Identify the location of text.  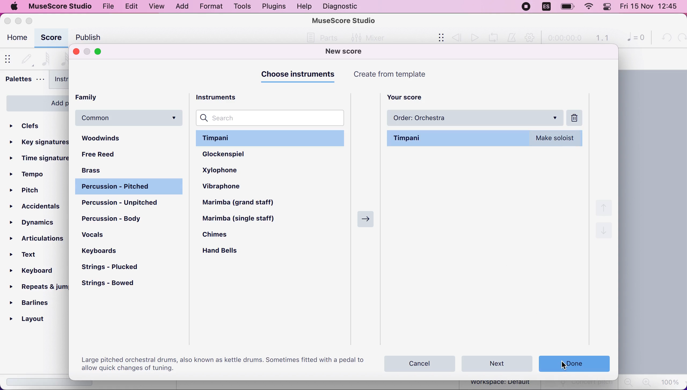
(30, 255).